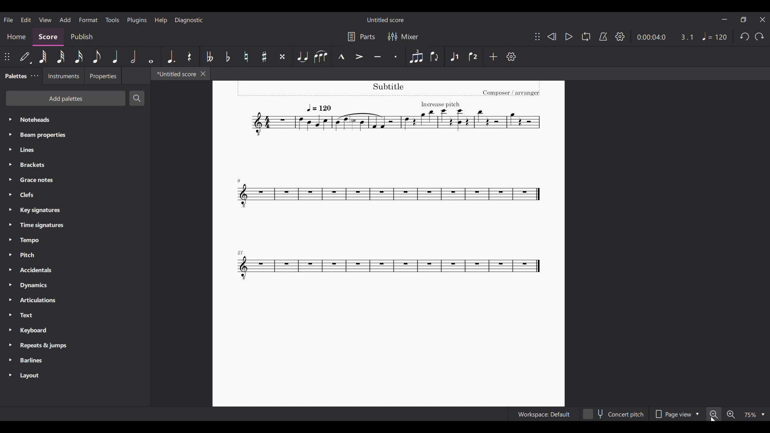 The image size is (770, 433). What do you see at coordinates (341, 57) in the screenshot?
I see `Marcato` at bounding box center [341, 57].